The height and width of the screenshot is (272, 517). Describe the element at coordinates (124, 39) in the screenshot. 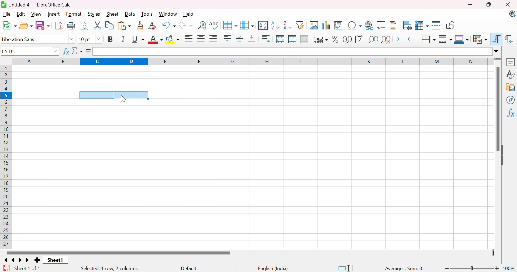

I see `Italic` at that location.